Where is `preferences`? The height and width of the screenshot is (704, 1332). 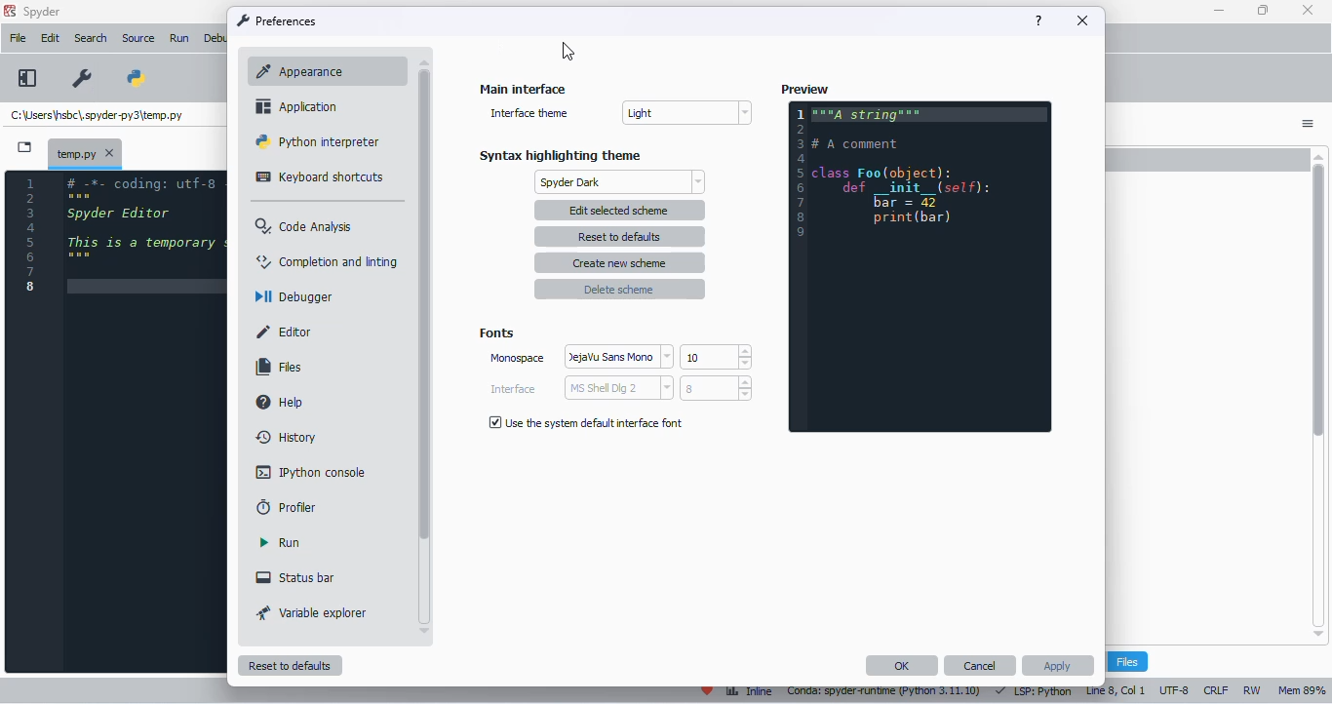
preferences is located at coordinates (81, 79).